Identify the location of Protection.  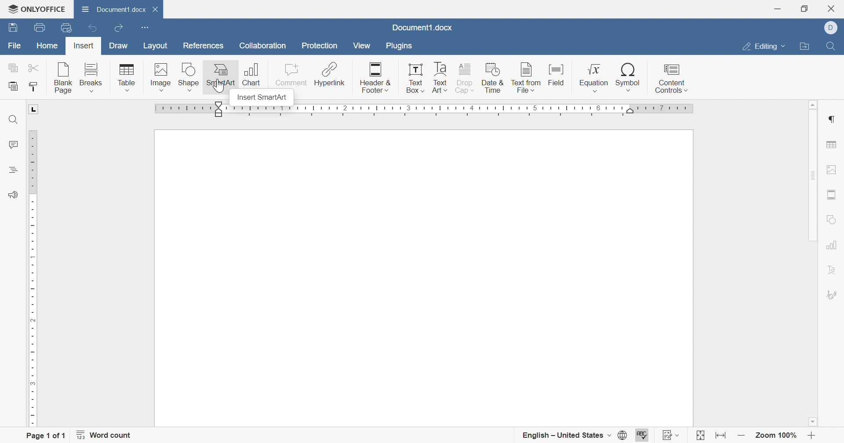
(319, 46).